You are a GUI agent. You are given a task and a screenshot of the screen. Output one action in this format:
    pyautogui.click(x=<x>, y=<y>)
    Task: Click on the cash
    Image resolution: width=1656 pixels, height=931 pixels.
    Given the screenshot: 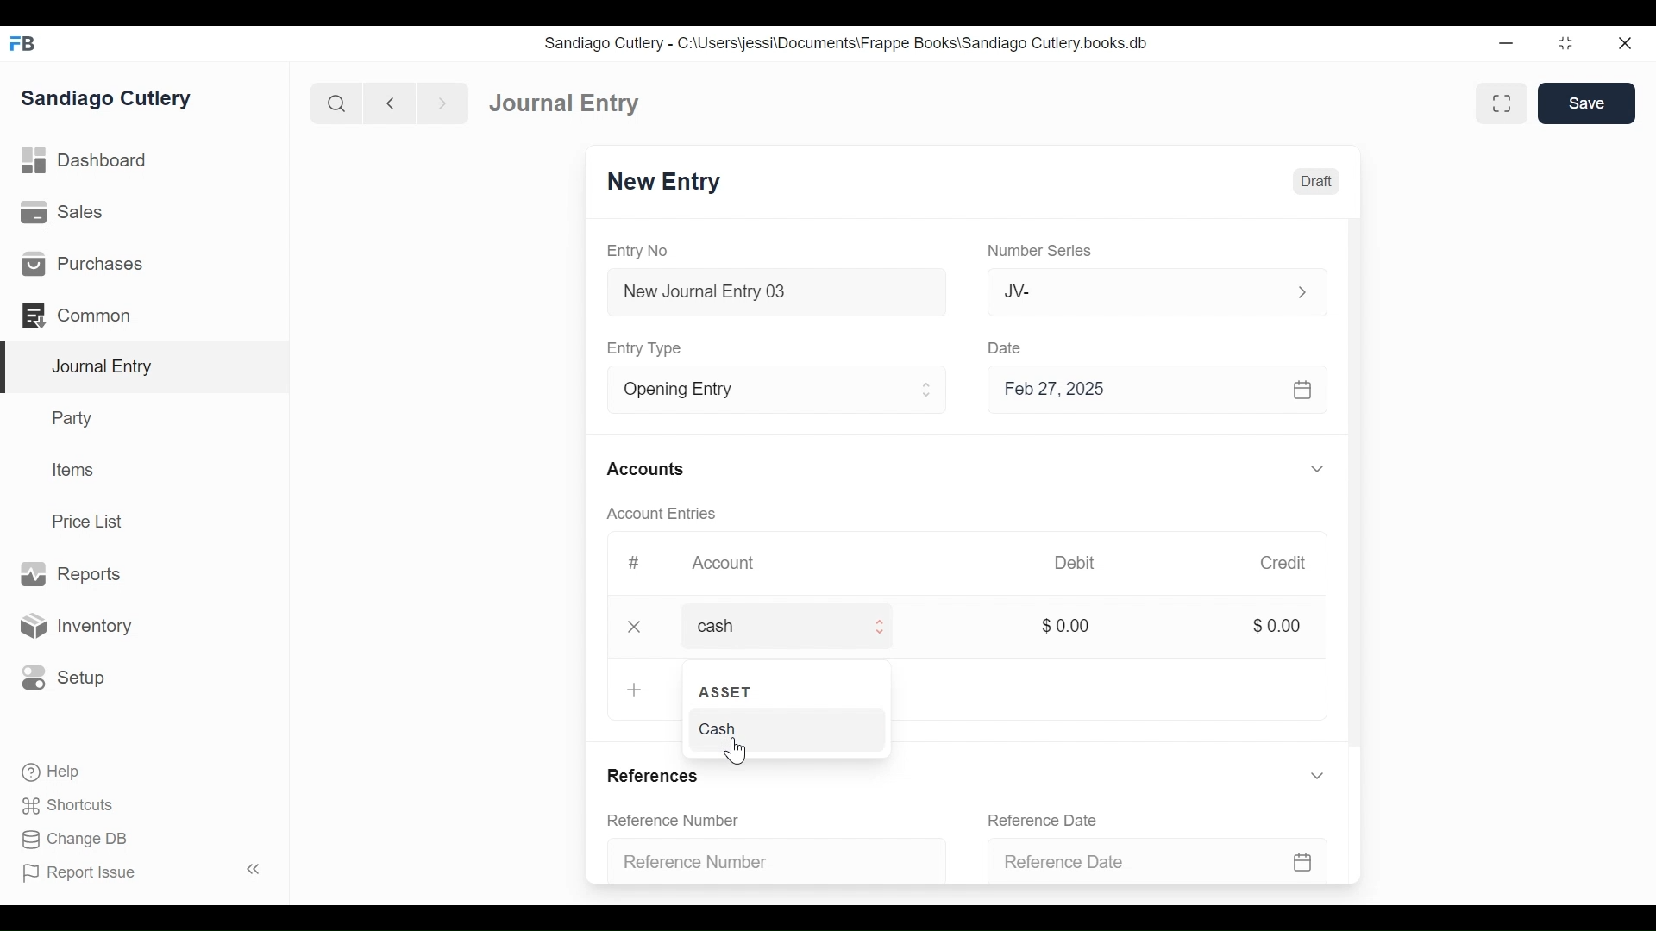 What is the action you would take?
    pyautogui.click(x=762, y=625)
    